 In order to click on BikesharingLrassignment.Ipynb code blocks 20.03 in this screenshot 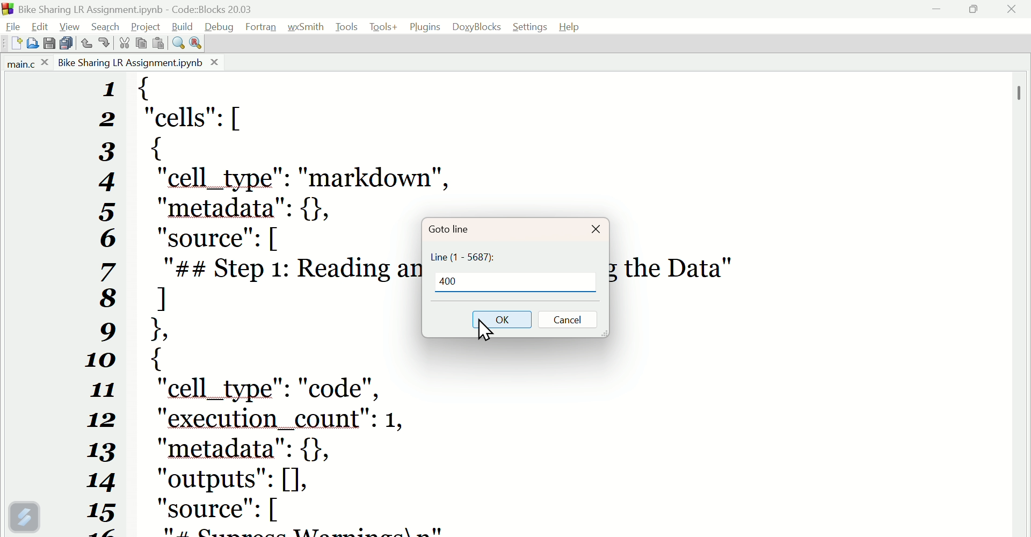, I will do `click(157, 8)`.